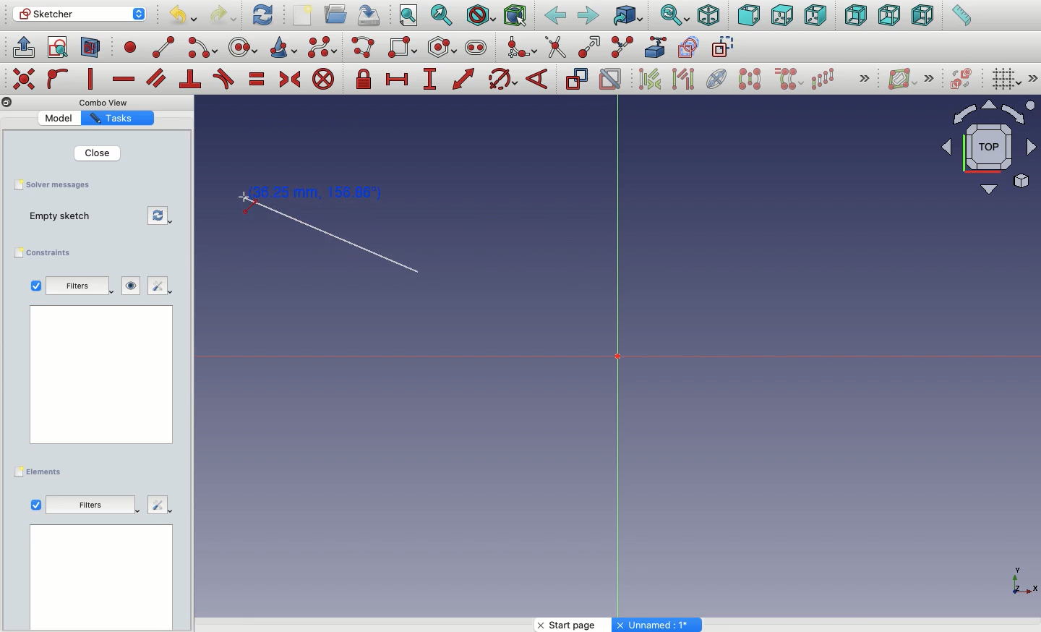  I want to click on Measure, so click(960, 17).